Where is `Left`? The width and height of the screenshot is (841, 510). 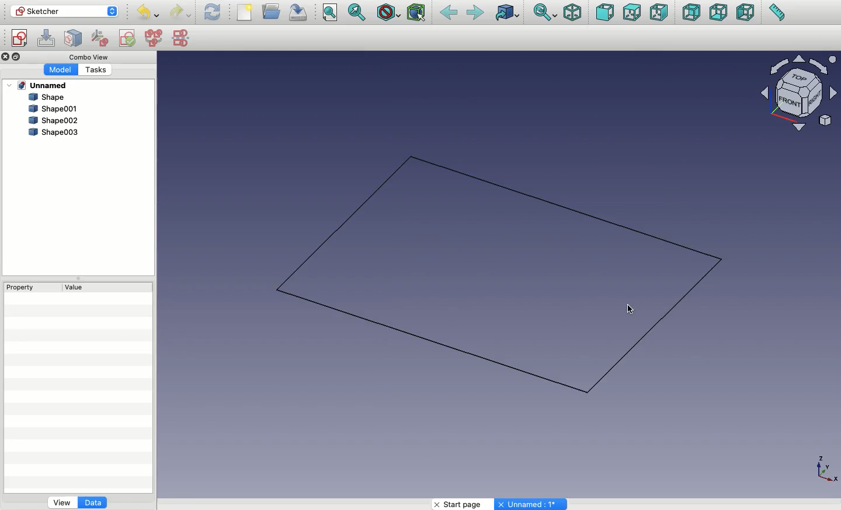 Left is located at coordinates (745, 12).